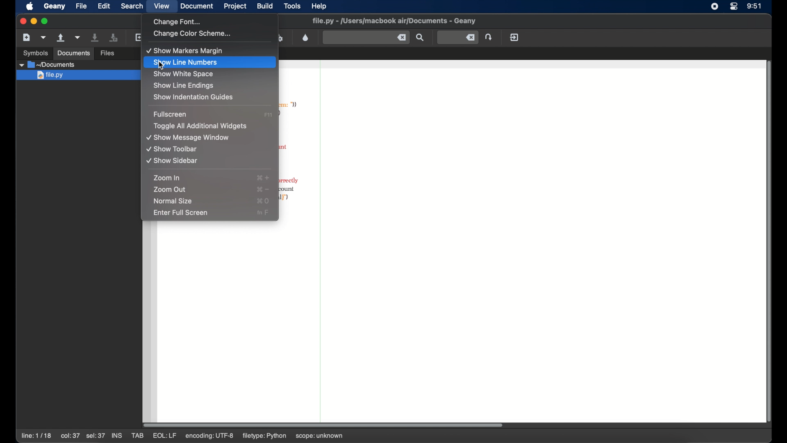 This screenshot has width=787, height=443. What do you see at coordinates (265, 6) in the screenshot?
I see `build` at bounding box center [265, 6].